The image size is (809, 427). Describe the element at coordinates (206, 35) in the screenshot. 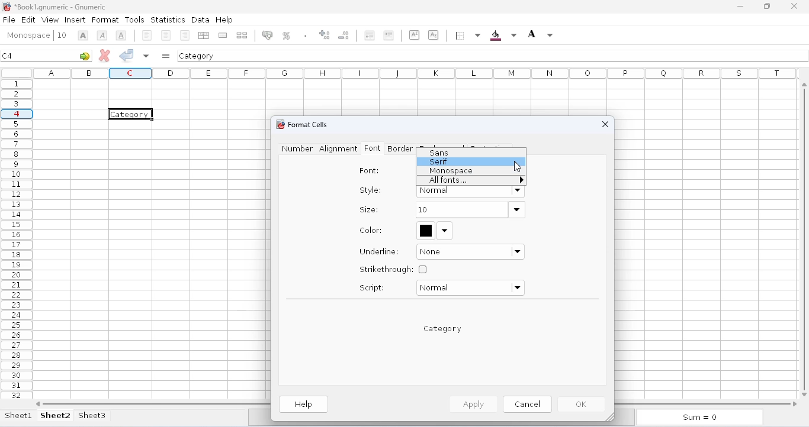

I see `center horizontally across the selection` at that location.